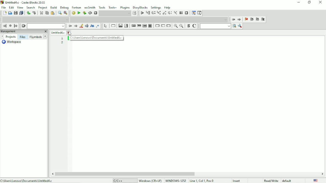  Describe the element at coordinates (28, 13) in the screenshot. I see `Undo` at that location.